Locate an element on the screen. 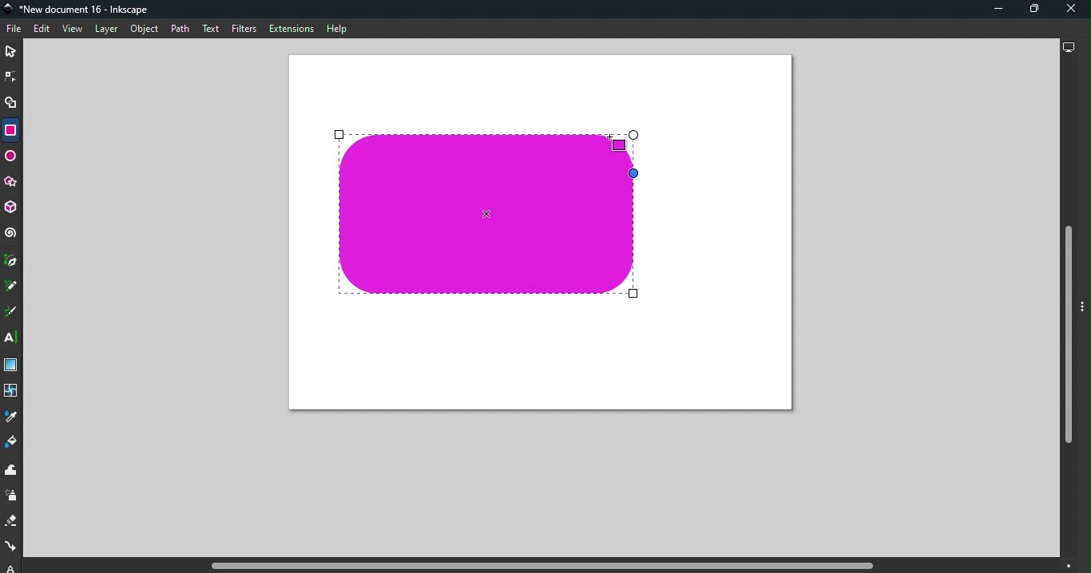 The height and width of the screenshot is (573, 1091). Toggle command panel is located at coordinates (1085, 308).